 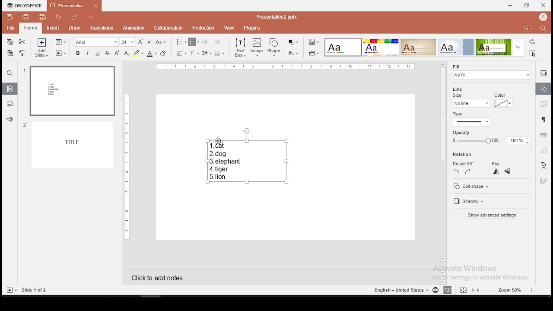 I want to click on theme, so click(x=418, y=48).